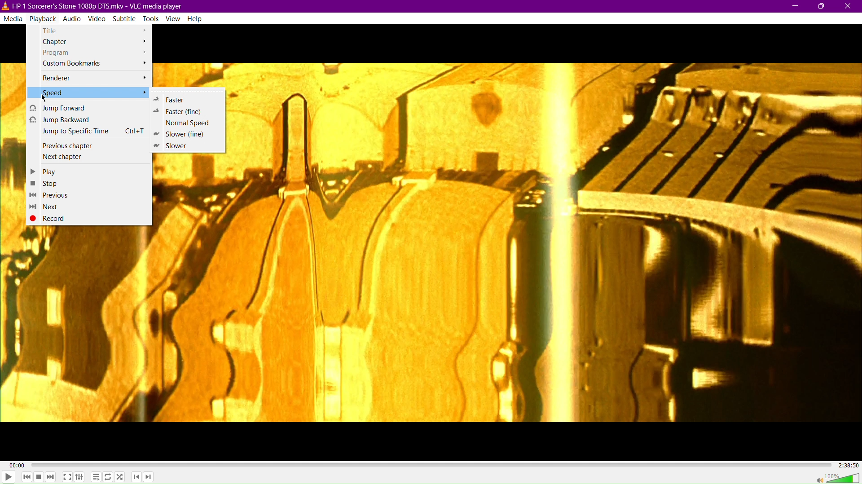  I want to click on Slower, so click(179, 146).